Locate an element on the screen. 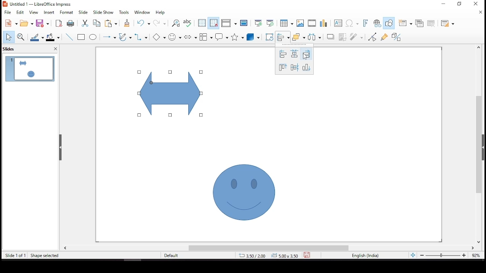 Image resolution: width=486 pixels, height=273 pixels. display views is located at coordinates (229, 23).